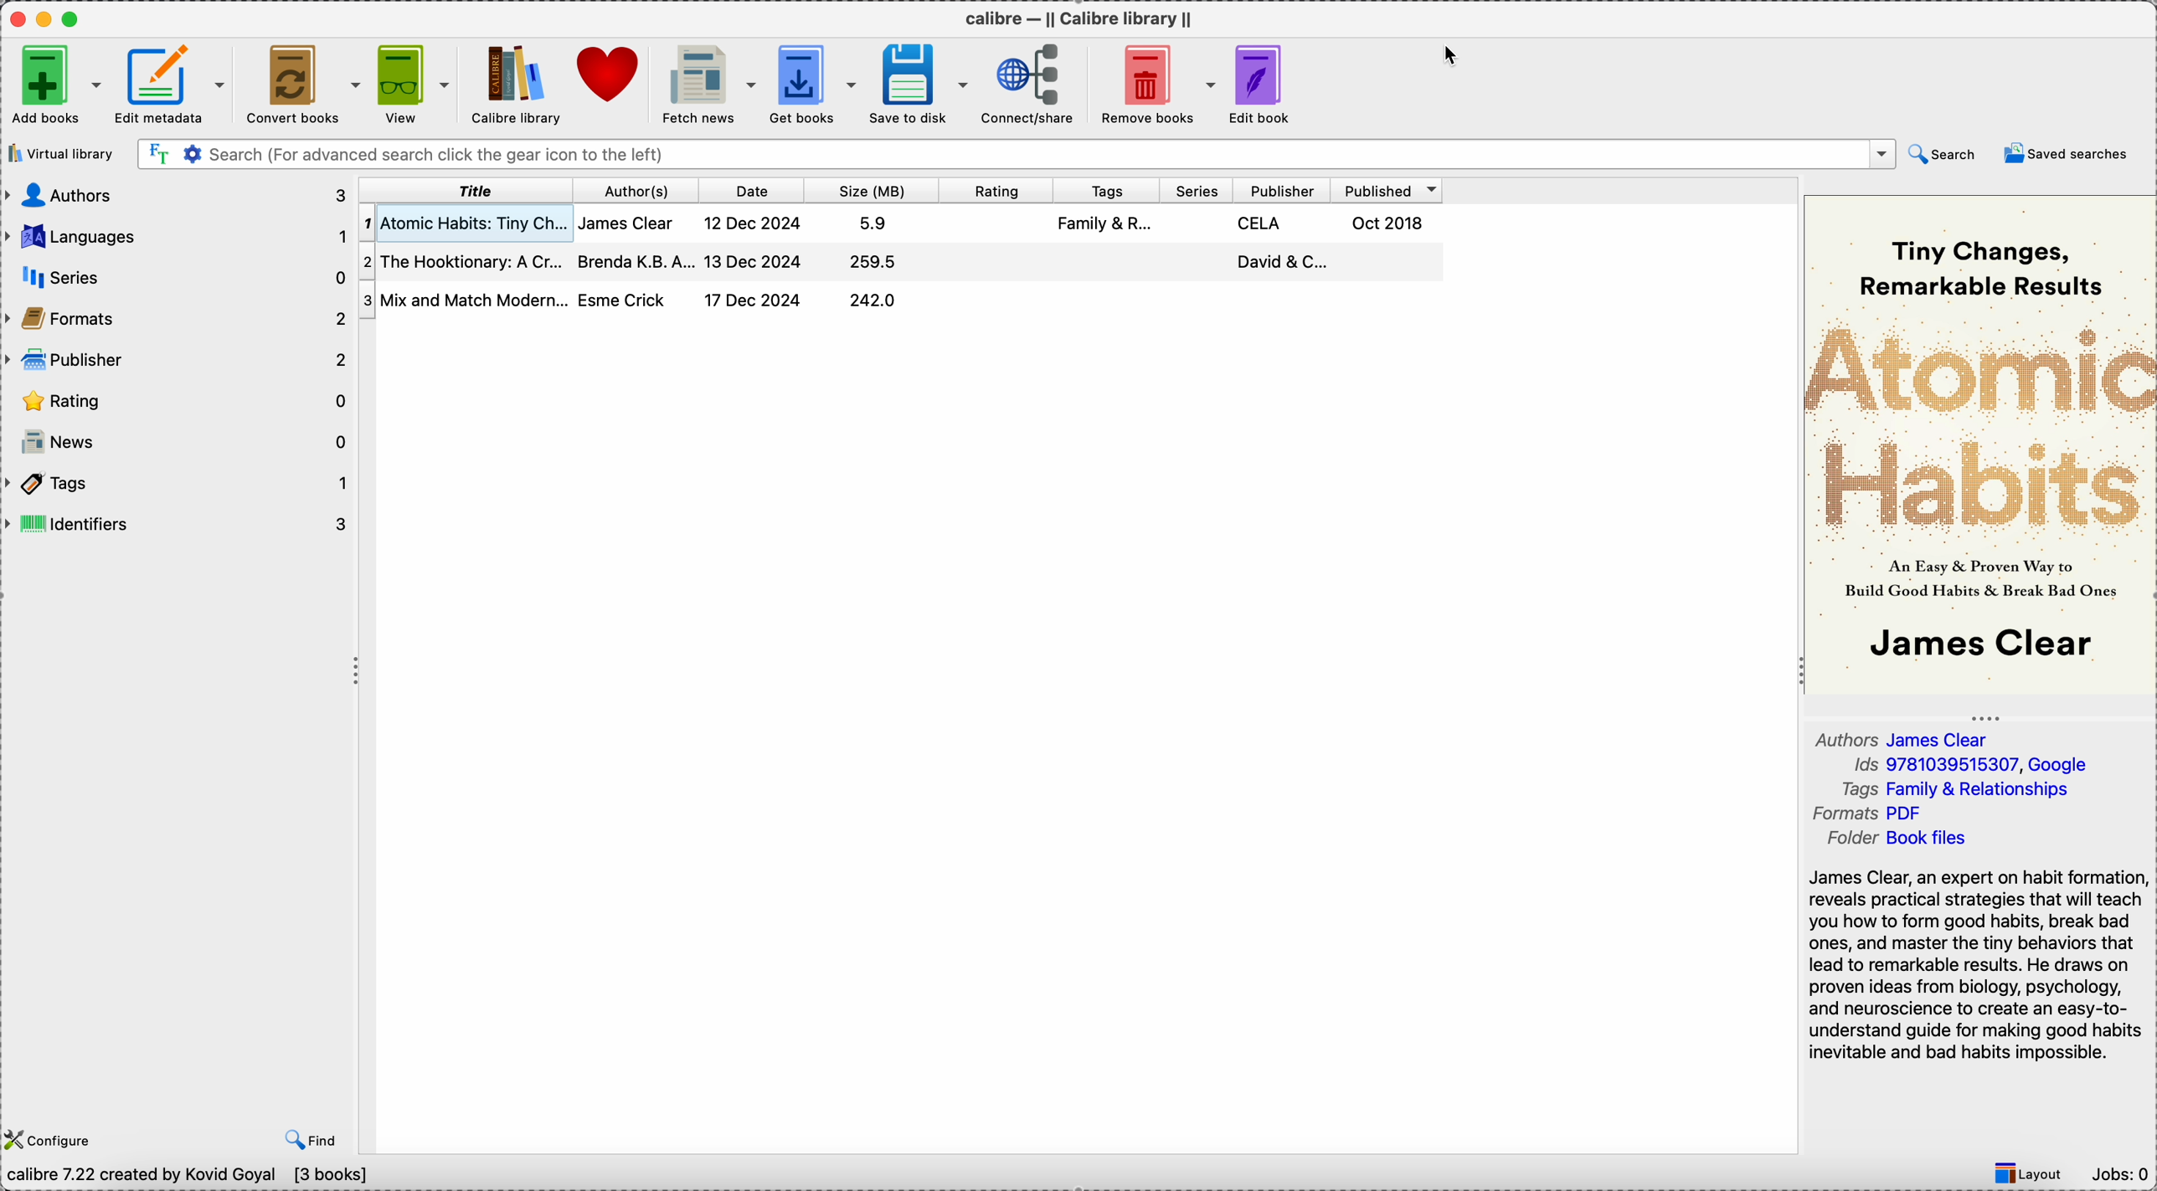  I want to click on identifiers, so click(178, 523).